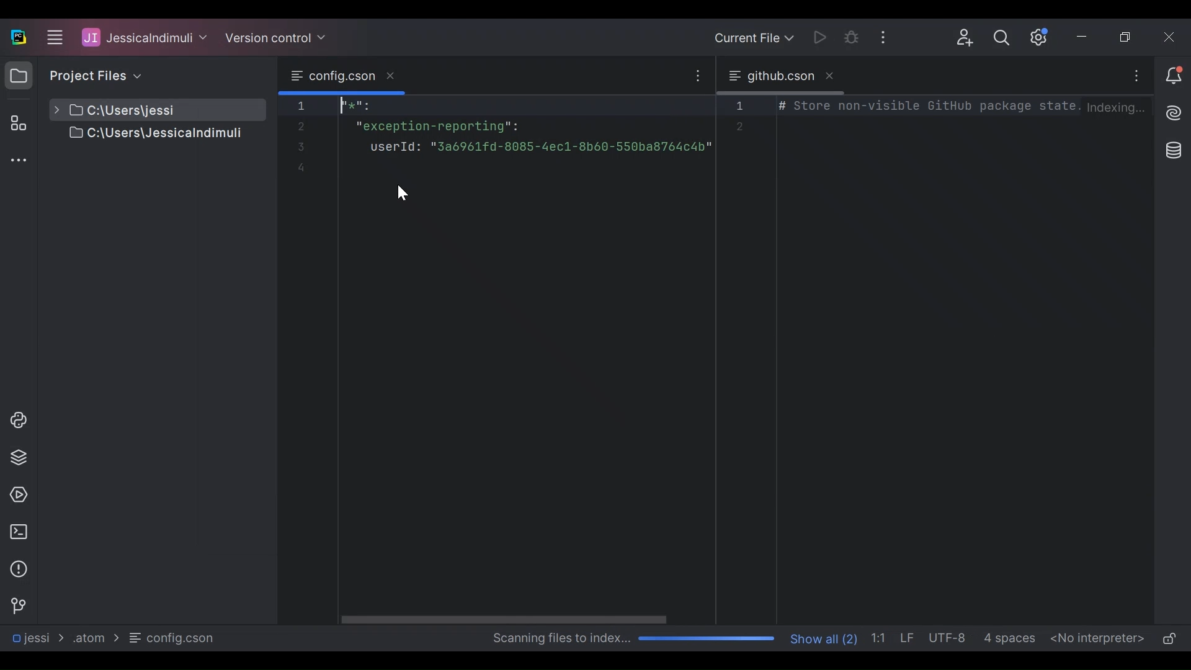  I want to click on Line Column, so click(881, 637).